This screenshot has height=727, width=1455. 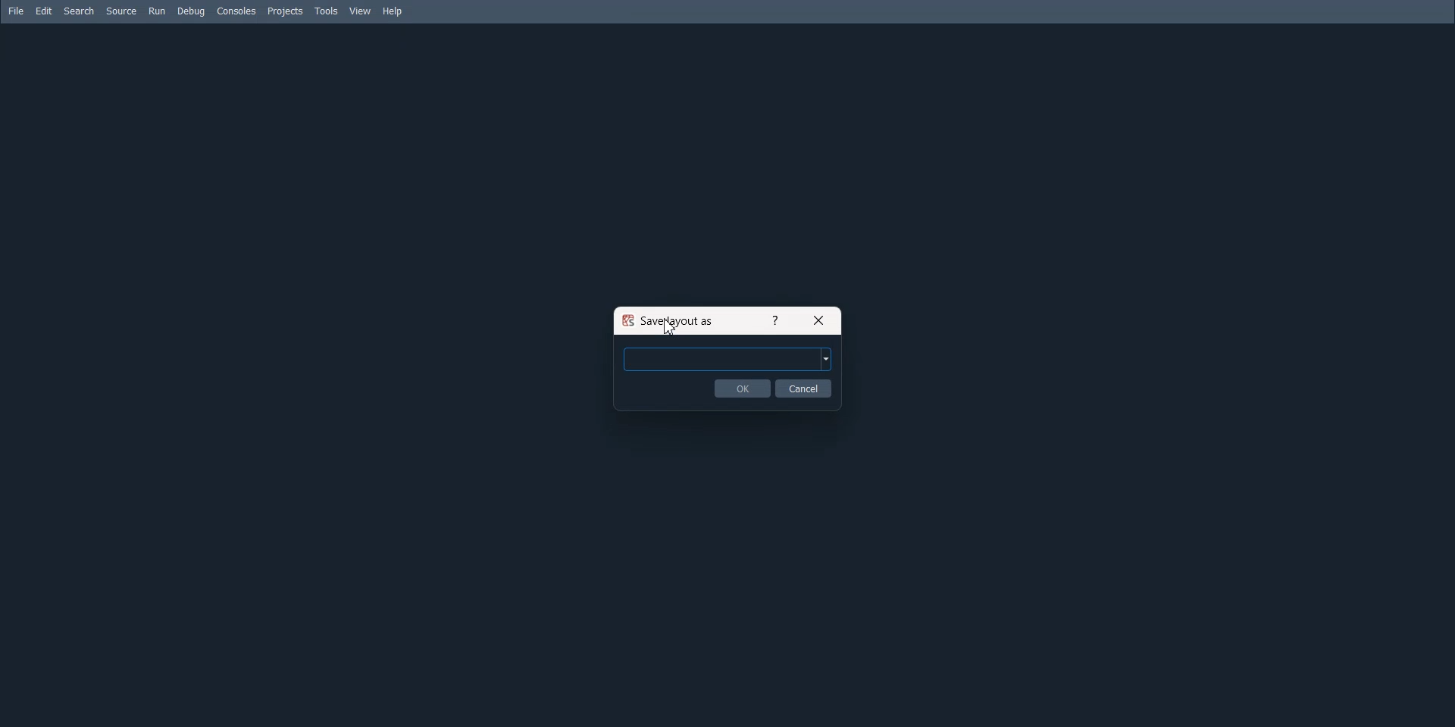 I want to click on Tools, so click(x=327, y=11).